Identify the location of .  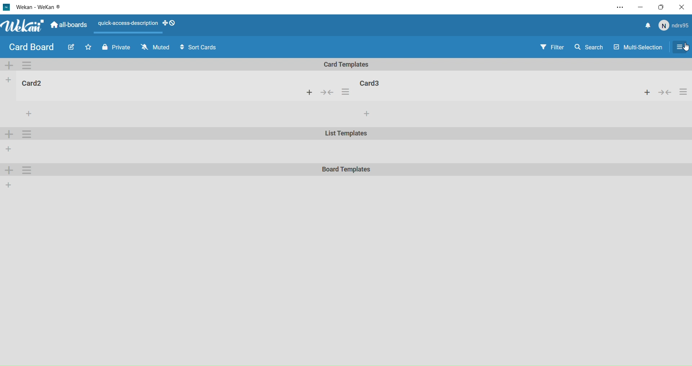
(26, 135).